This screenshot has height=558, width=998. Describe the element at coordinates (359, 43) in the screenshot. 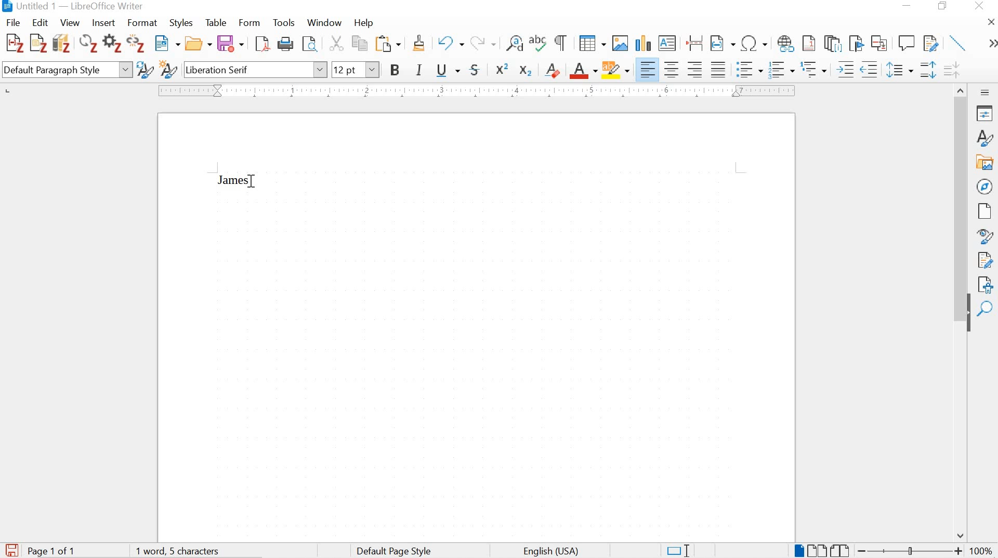

I see `copy` at that location.